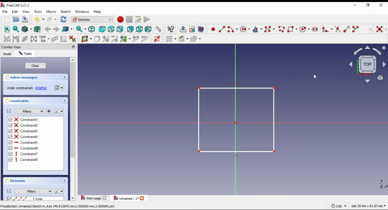  I want to click on trim edge, so click(338, 29).